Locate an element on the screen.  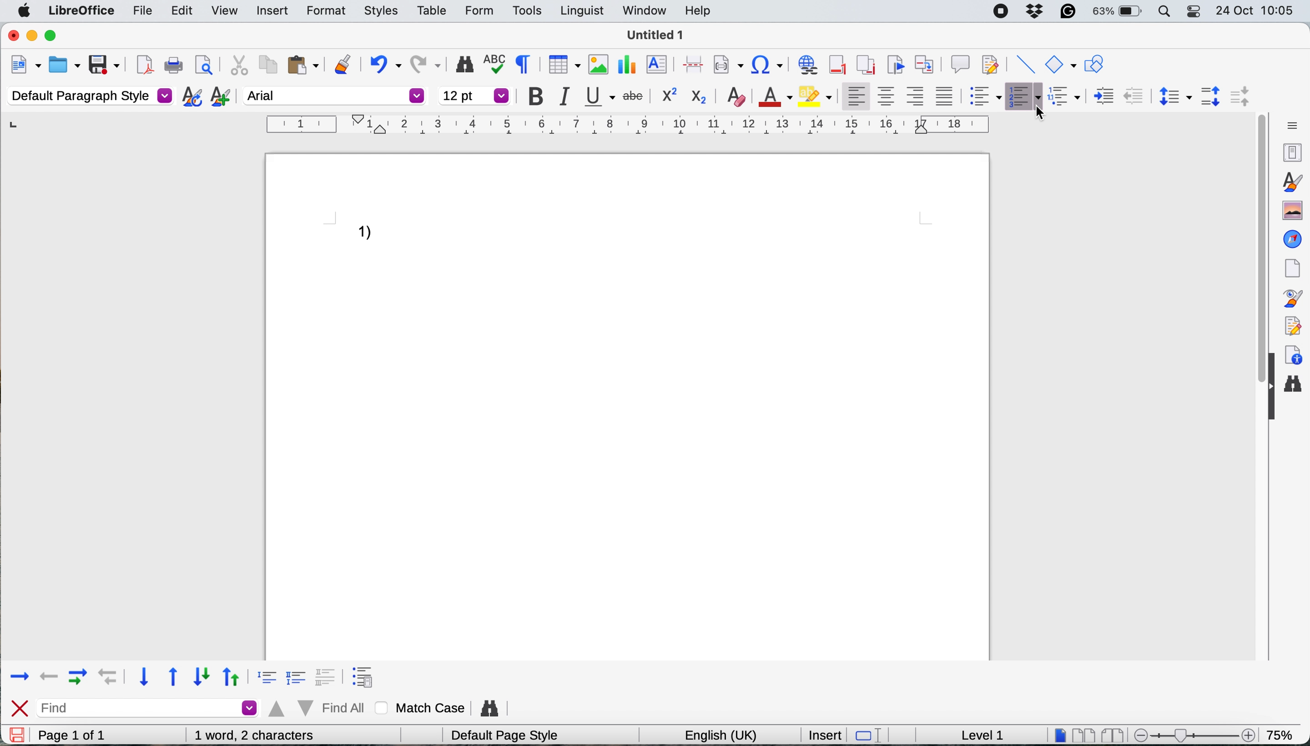
align left is located at coordinates (856, 94).